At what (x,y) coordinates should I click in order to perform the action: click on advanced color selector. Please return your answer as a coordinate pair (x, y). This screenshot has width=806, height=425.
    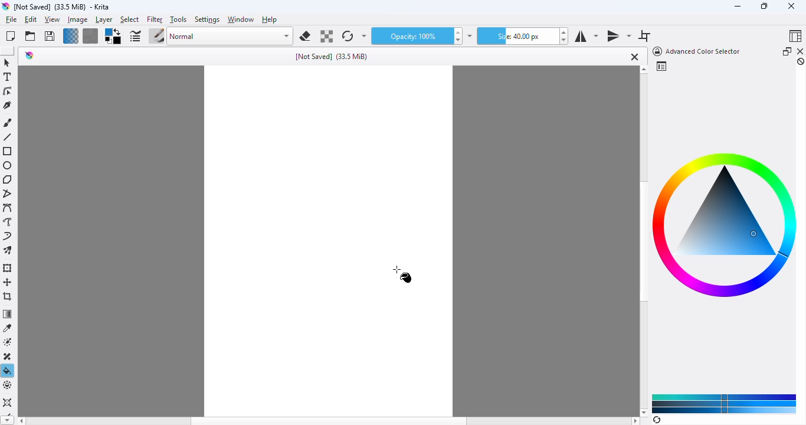
    Looking at the image, I should click on (695, 51).